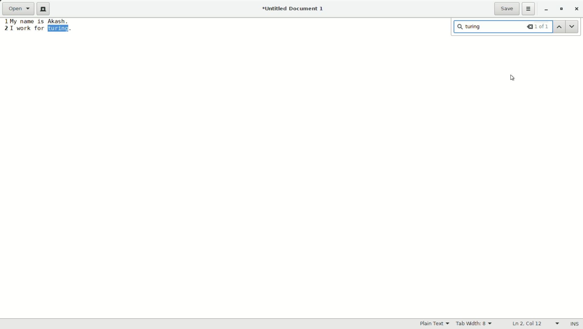 The width and height of the screenshot is (583, 329). I want to click on line and columns, so click(536, 323).